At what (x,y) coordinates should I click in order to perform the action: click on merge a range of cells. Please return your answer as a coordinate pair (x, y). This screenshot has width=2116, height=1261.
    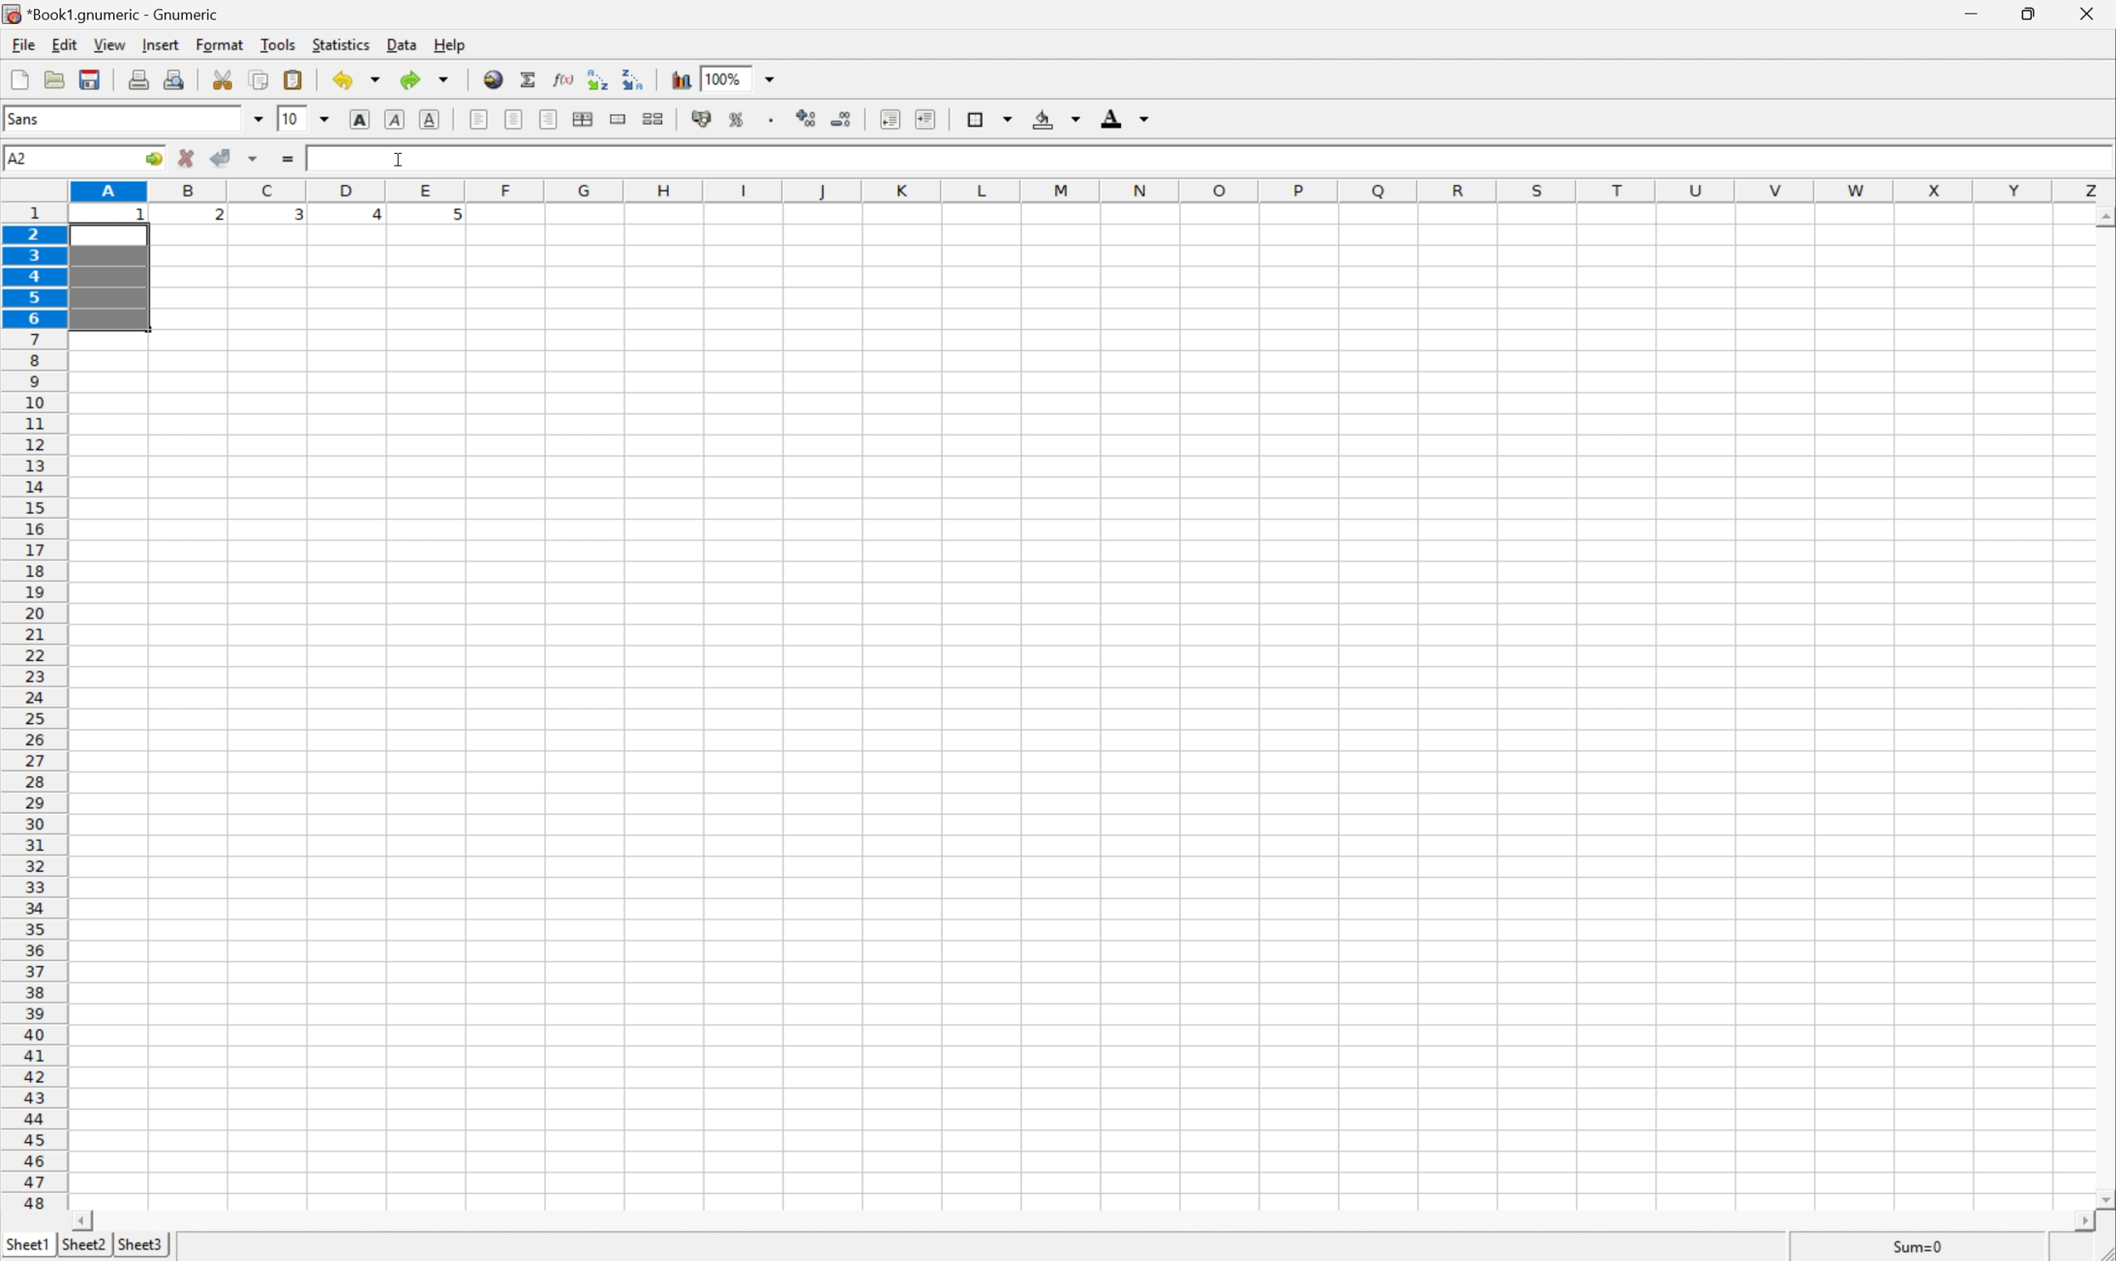
    Looking at the image, I should click on (620, 121).